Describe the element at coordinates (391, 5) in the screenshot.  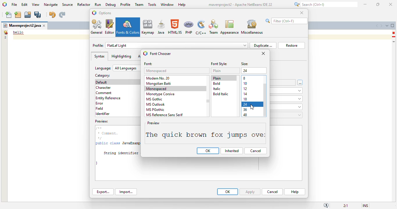
I see `close` at that location.